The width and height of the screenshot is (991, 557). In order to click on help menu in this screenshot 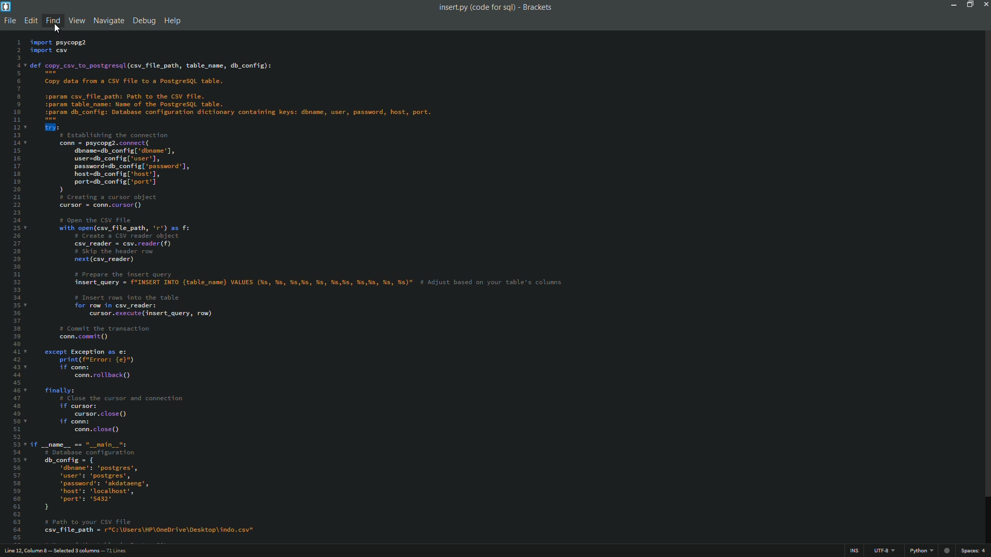, I will do `click(174, 21)`.